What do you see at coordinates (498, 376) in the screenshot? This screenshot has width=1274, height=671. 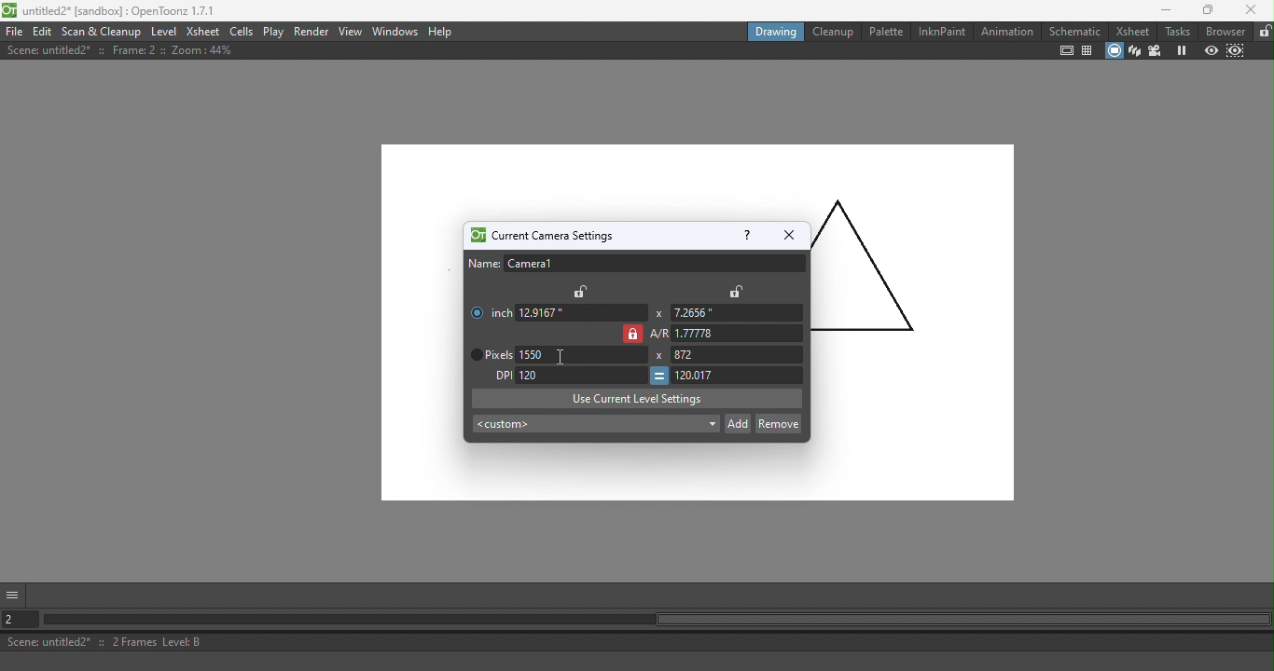 I see `DPI` at bounding box center [498, 376].